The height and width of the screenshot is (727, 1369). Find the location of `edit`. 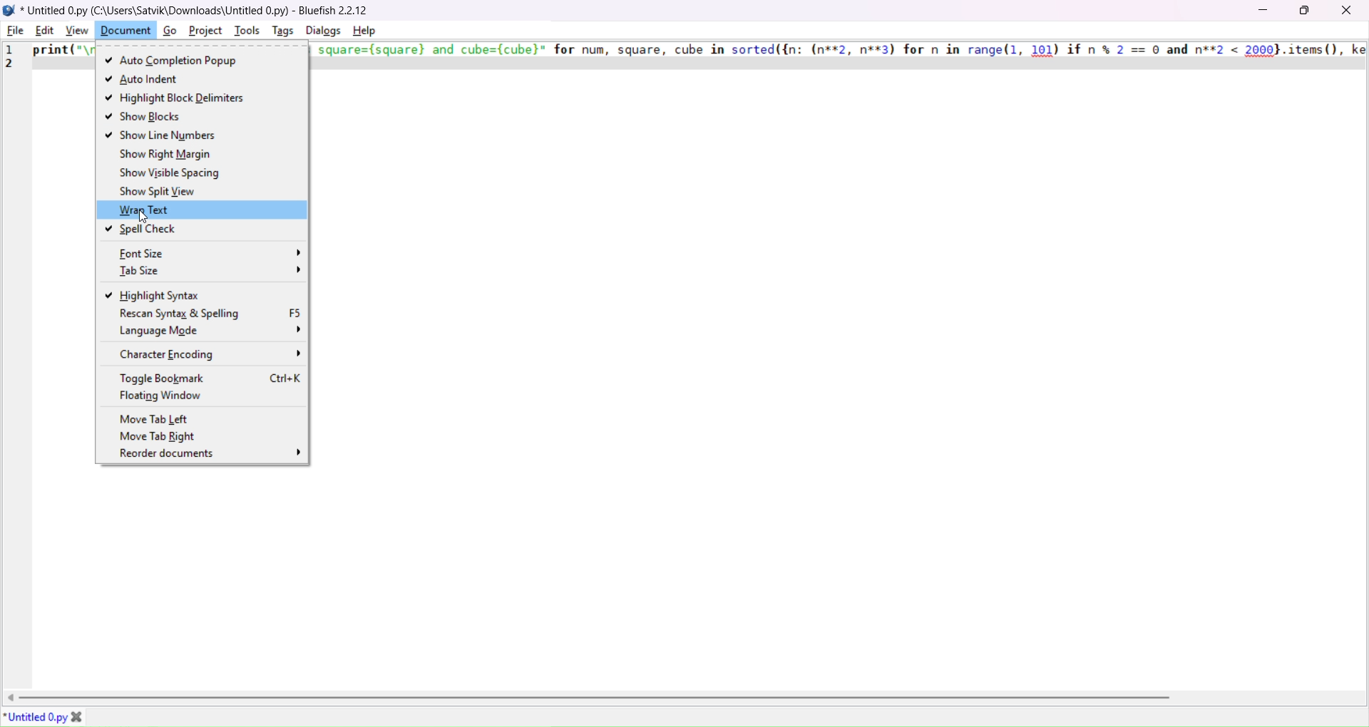

edit is located at coordinates (46, 31).